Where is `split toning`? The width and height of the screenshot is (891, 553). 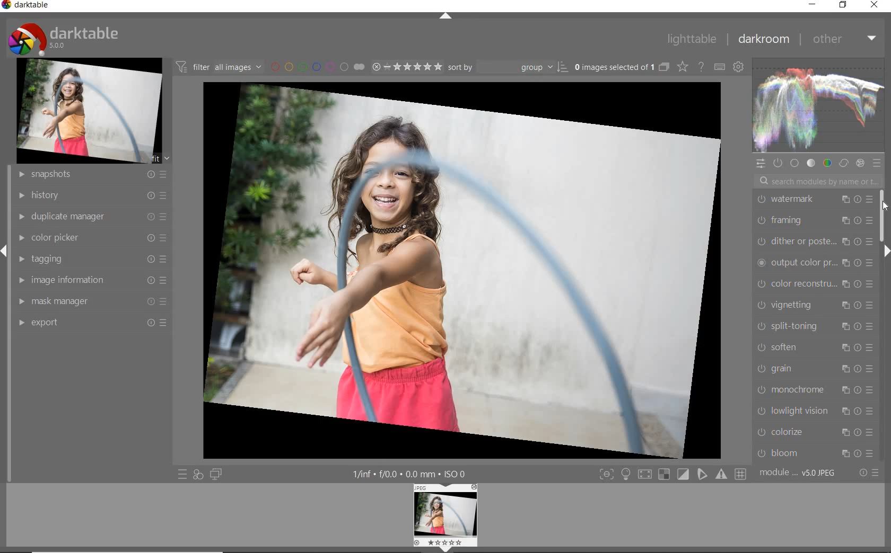
split toning is located at coordinates (815, 325).